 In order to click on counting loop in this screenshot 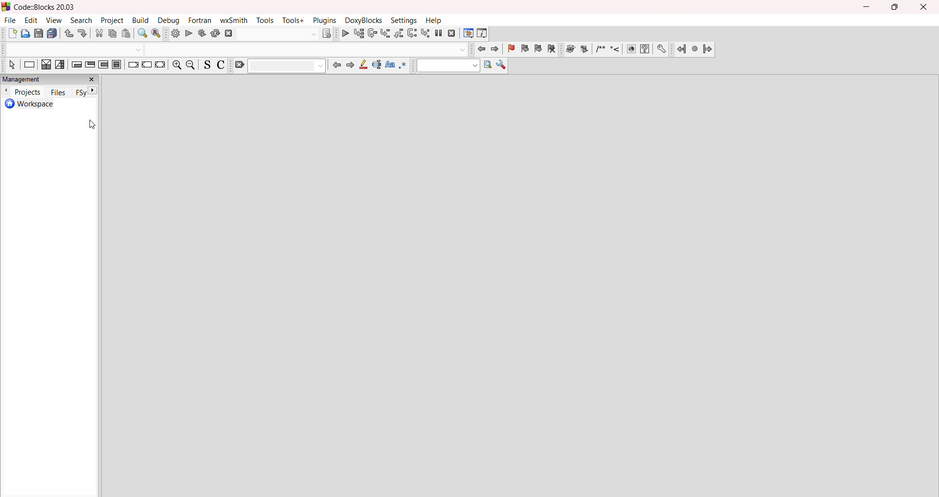, I will do `click(103, 66)`.